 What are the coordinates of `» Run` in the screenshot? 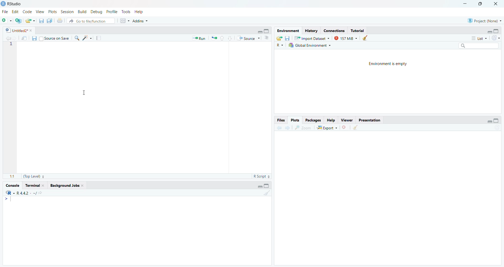 It's located at (200, 38).